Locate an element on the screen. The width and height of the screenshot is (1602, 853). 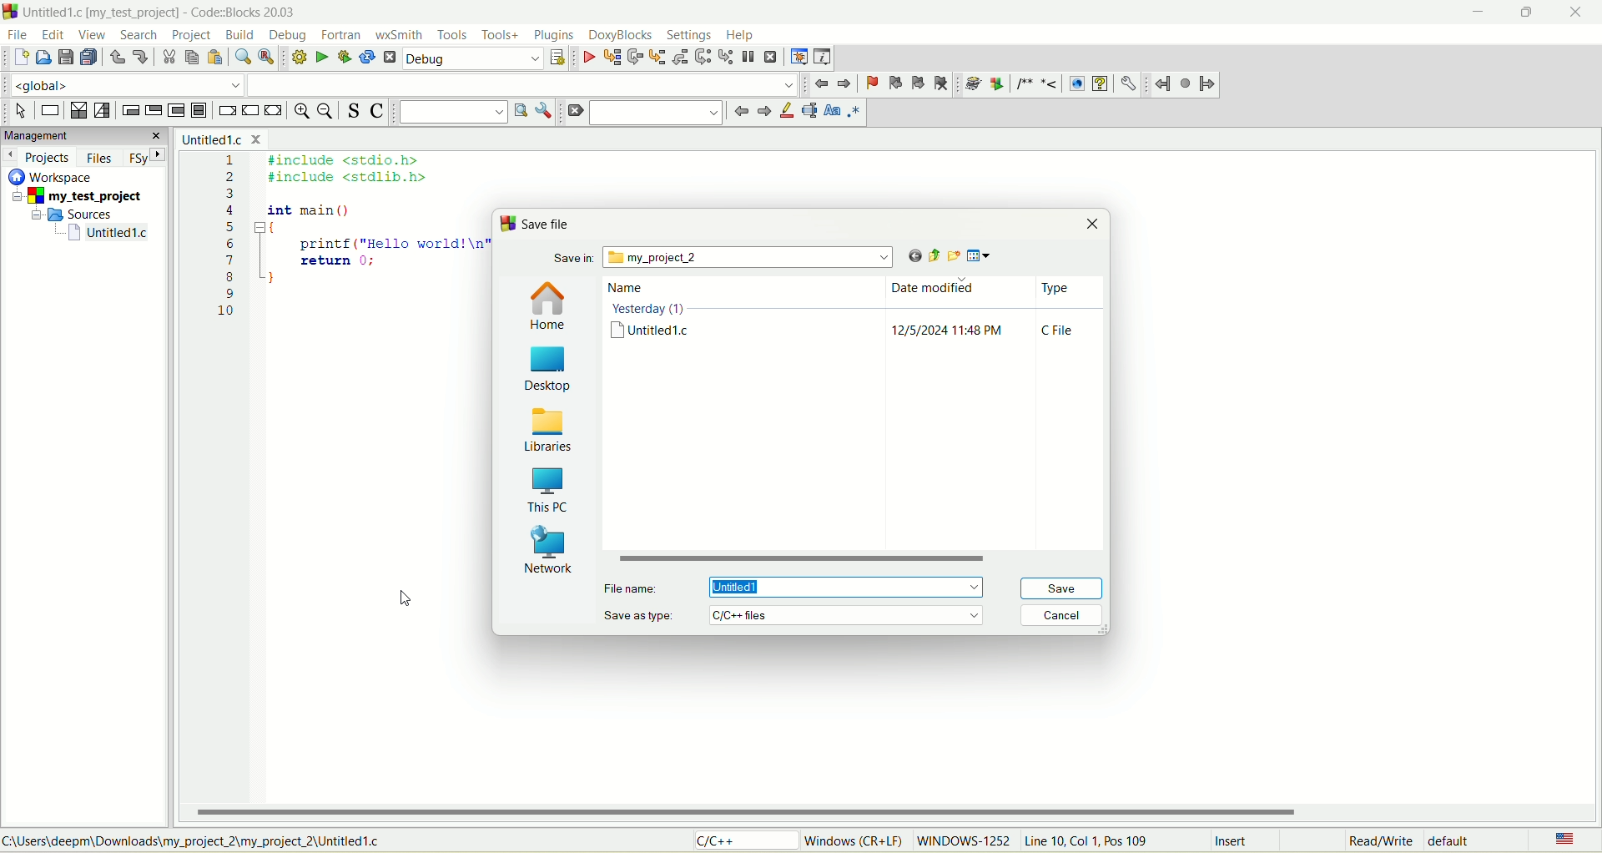
jump back is located at coordinates (1162, 84).